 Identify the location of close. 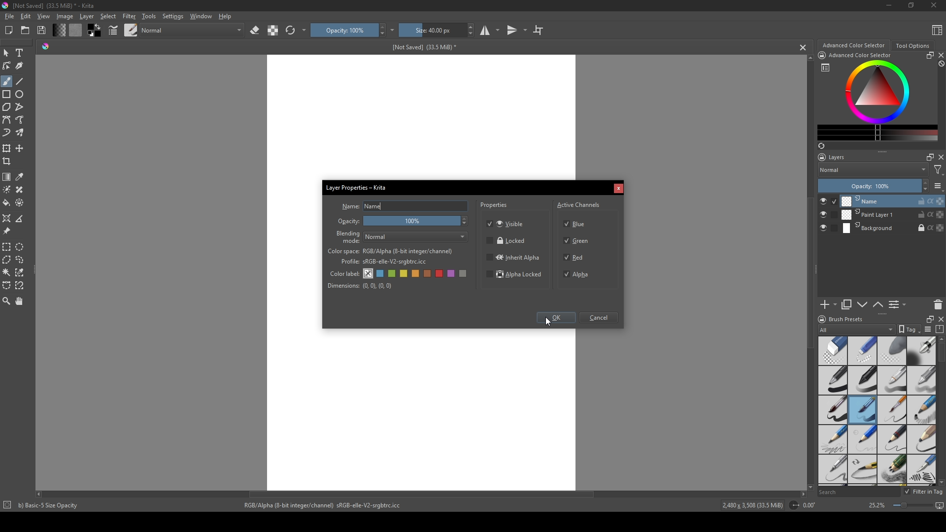
(940, 319).